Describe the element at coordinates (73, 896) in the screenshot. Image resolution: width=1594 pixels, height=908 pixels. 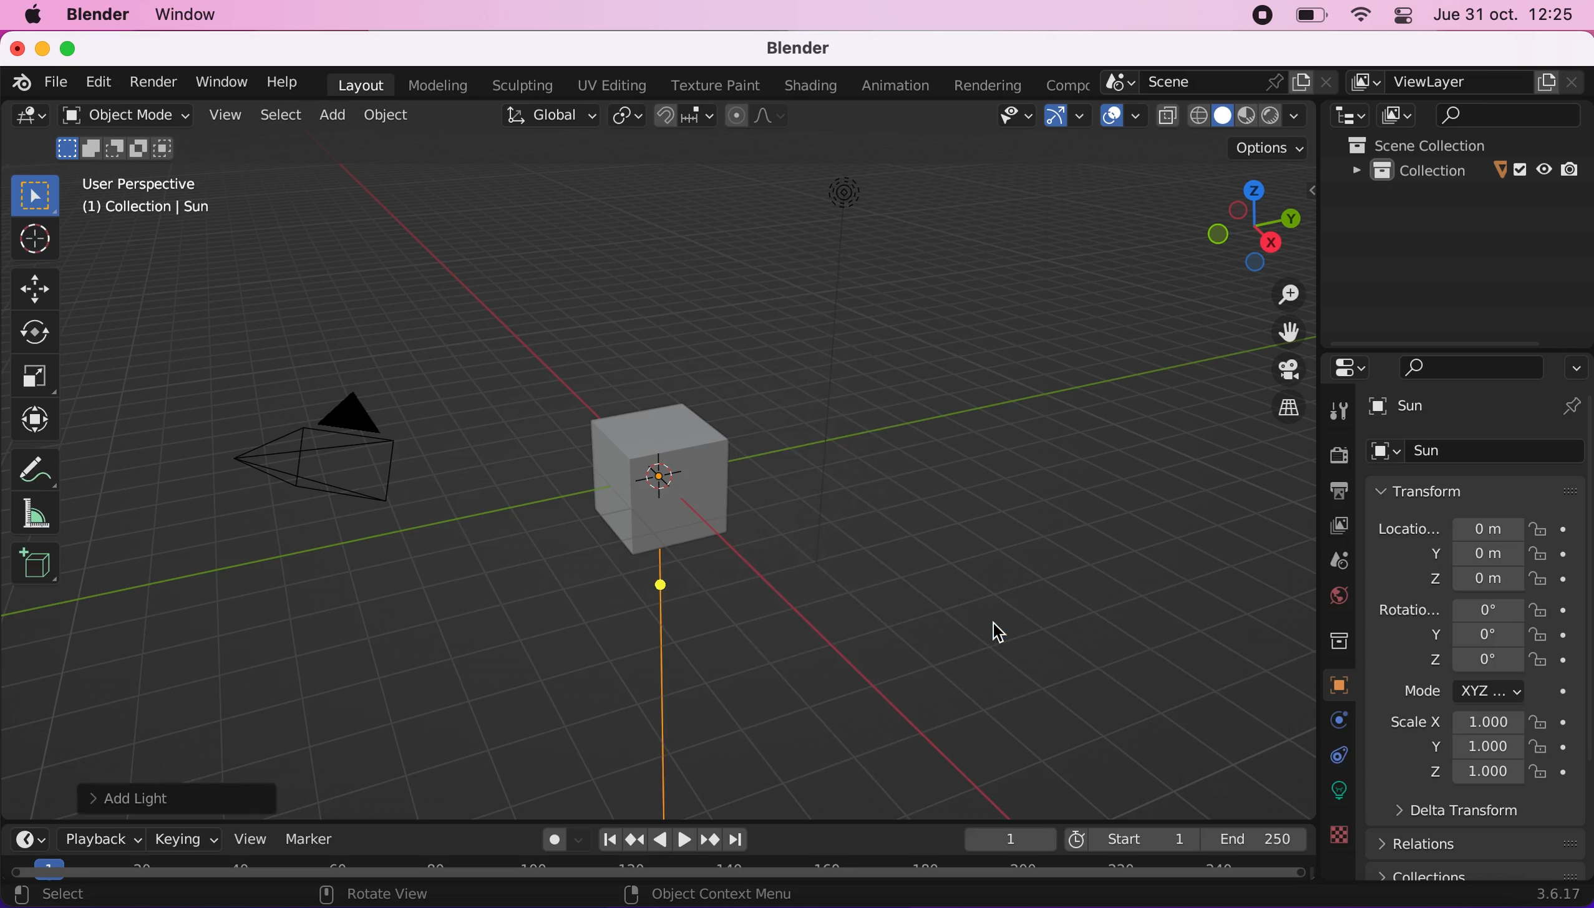
I see `select` at that location.